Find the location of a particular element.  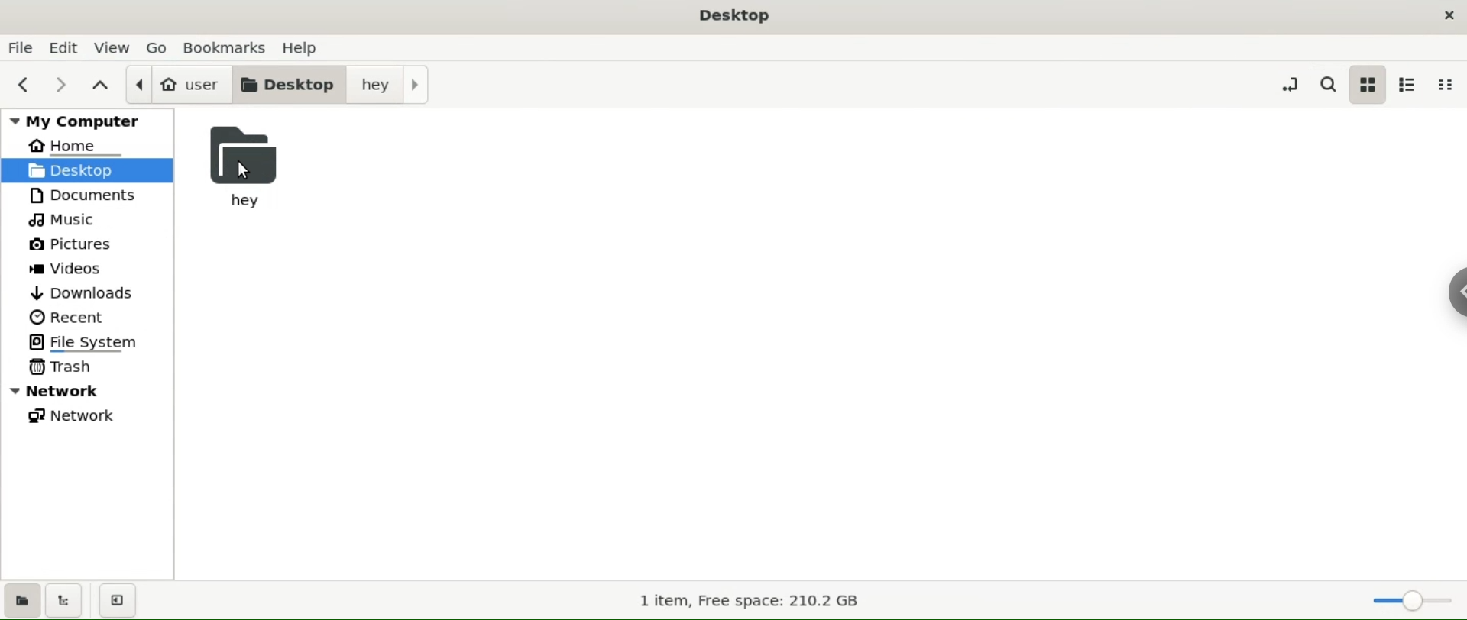

my computer is located at coordinates (90, 122).